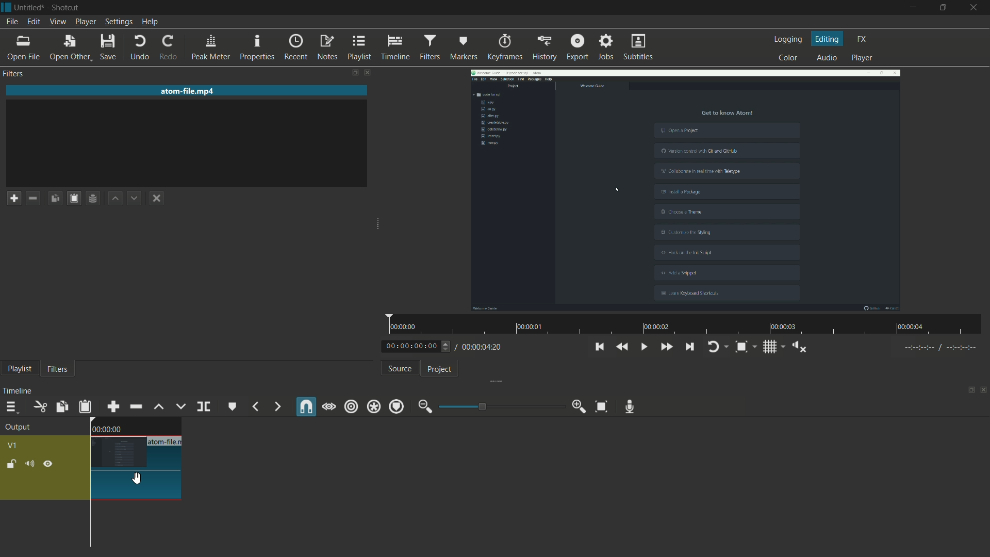 Image resolution: width=990 pixels, height=557 pixels. I want to click on playlist, so click(20, 369).